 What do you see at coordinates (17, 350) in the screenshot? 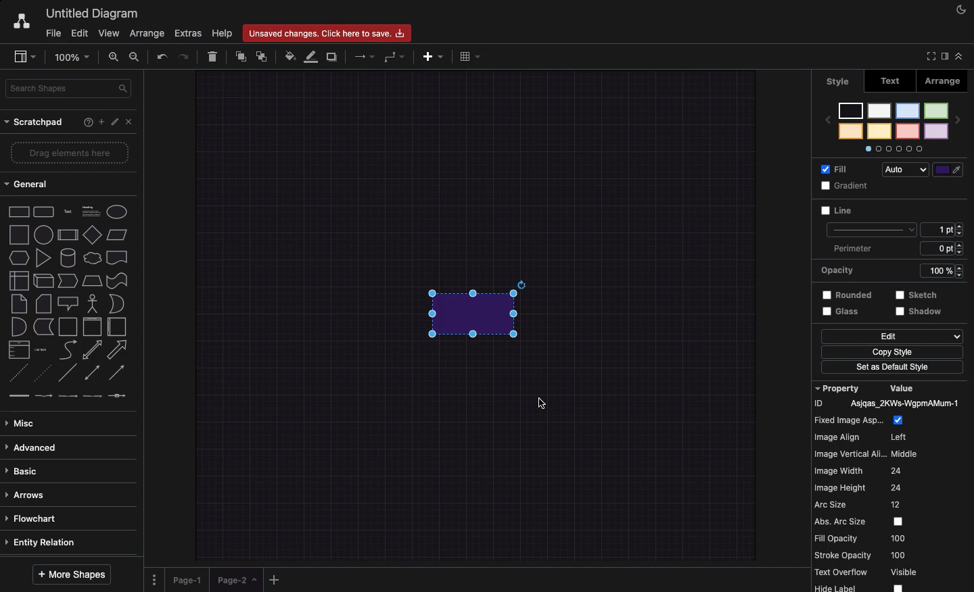
I see `list` at bounding box center [17, 350].